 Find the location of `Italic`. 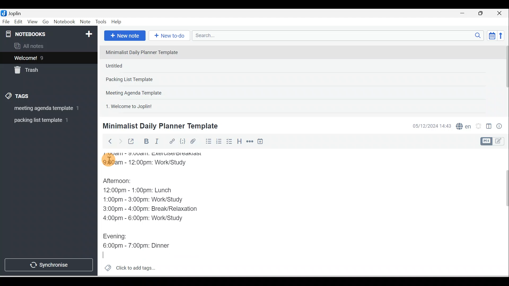

Italic is located at coordinates (158, 142).